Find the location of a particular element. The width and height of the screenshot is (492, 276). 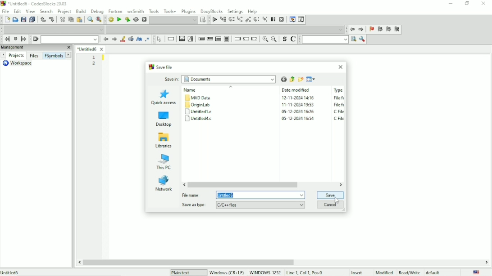

Various info is located at coordinates (302, 19).